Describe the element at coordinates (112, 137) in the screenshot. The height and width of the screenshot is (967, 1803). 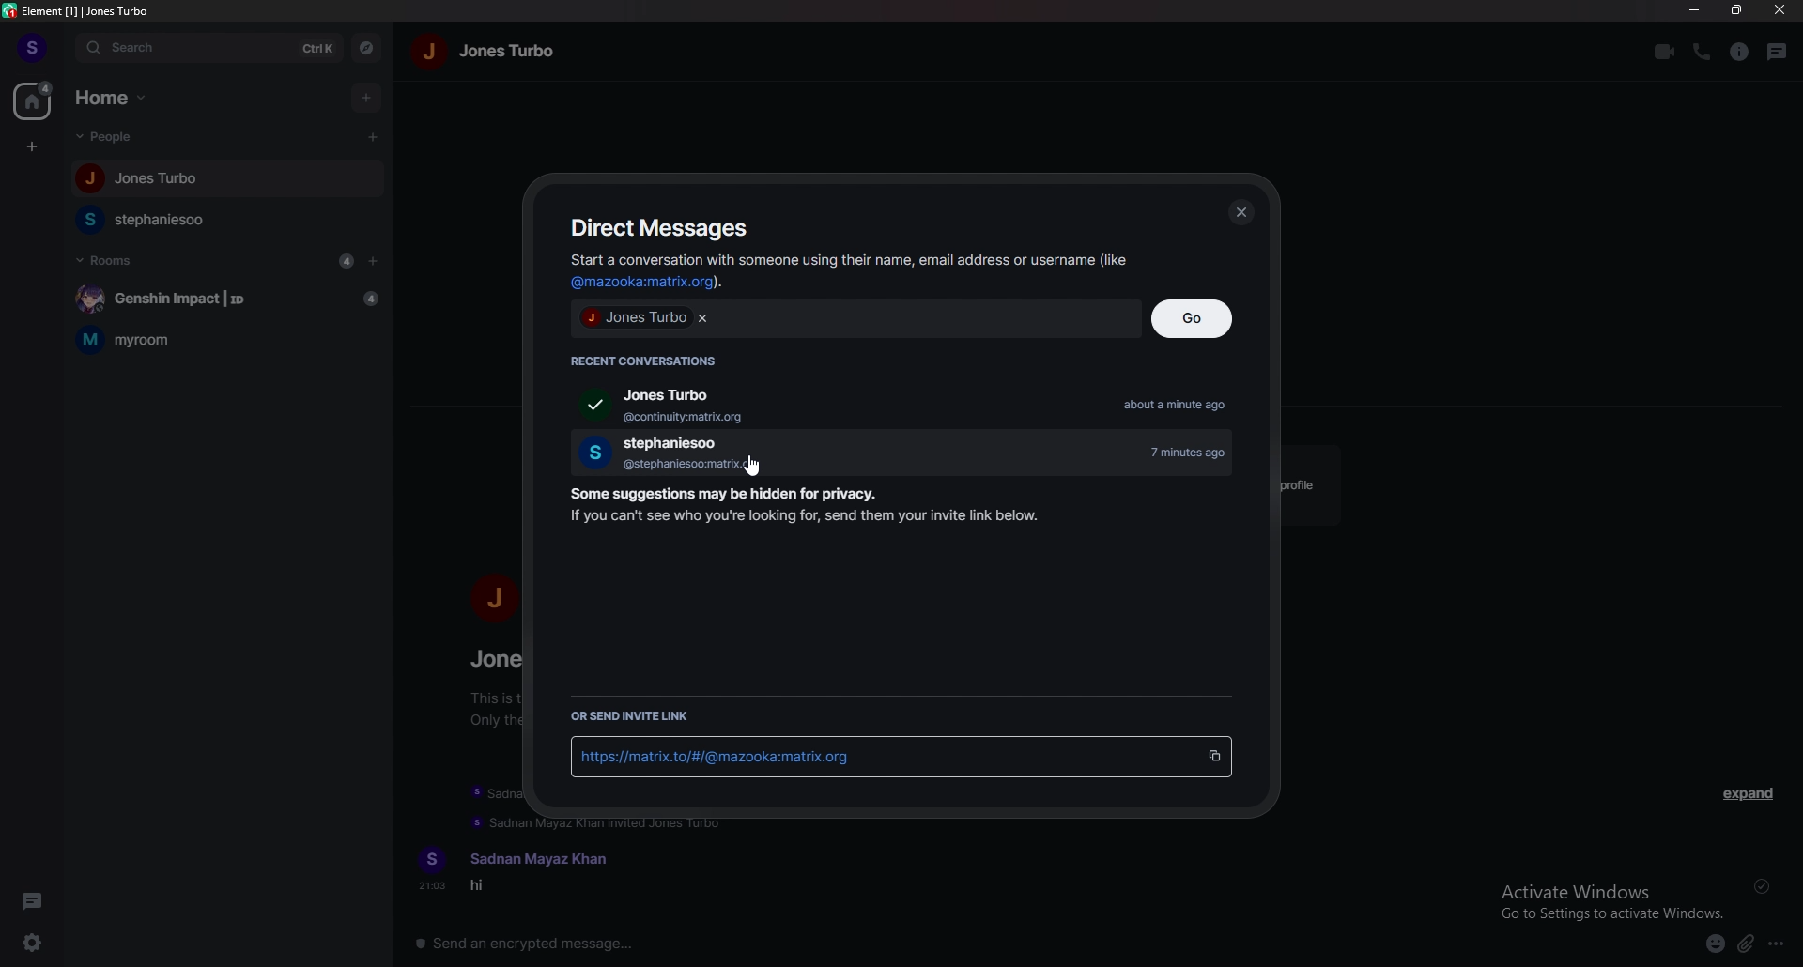
I see `people` at that location.